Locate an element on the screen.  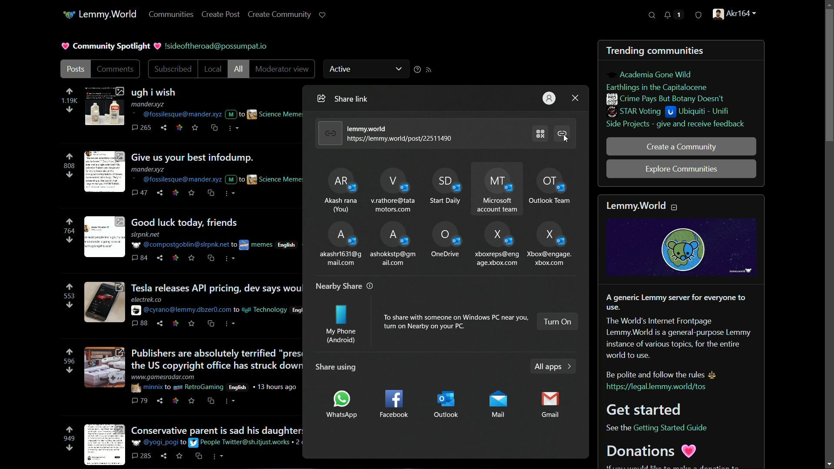
@yogi_pogi is located at coordinates (155, 443).